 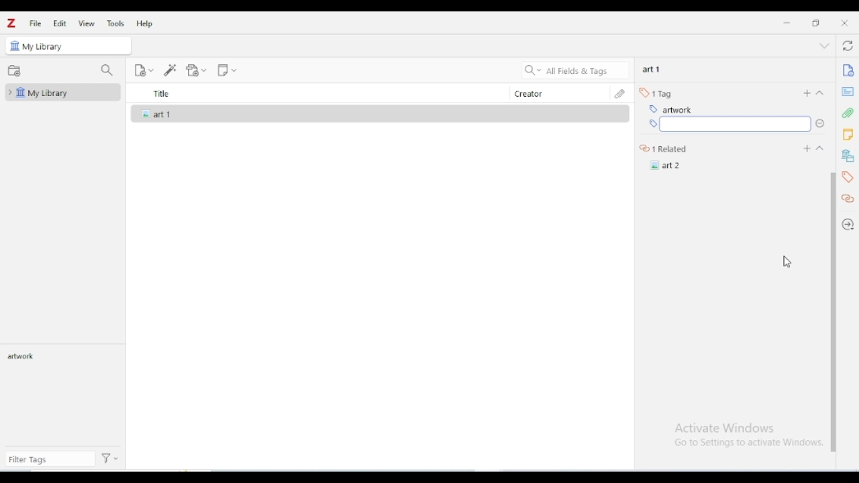 What do you see at coordinates (144, 70) in the screenshot?
I see `new item` at bounding box center [144, 70].